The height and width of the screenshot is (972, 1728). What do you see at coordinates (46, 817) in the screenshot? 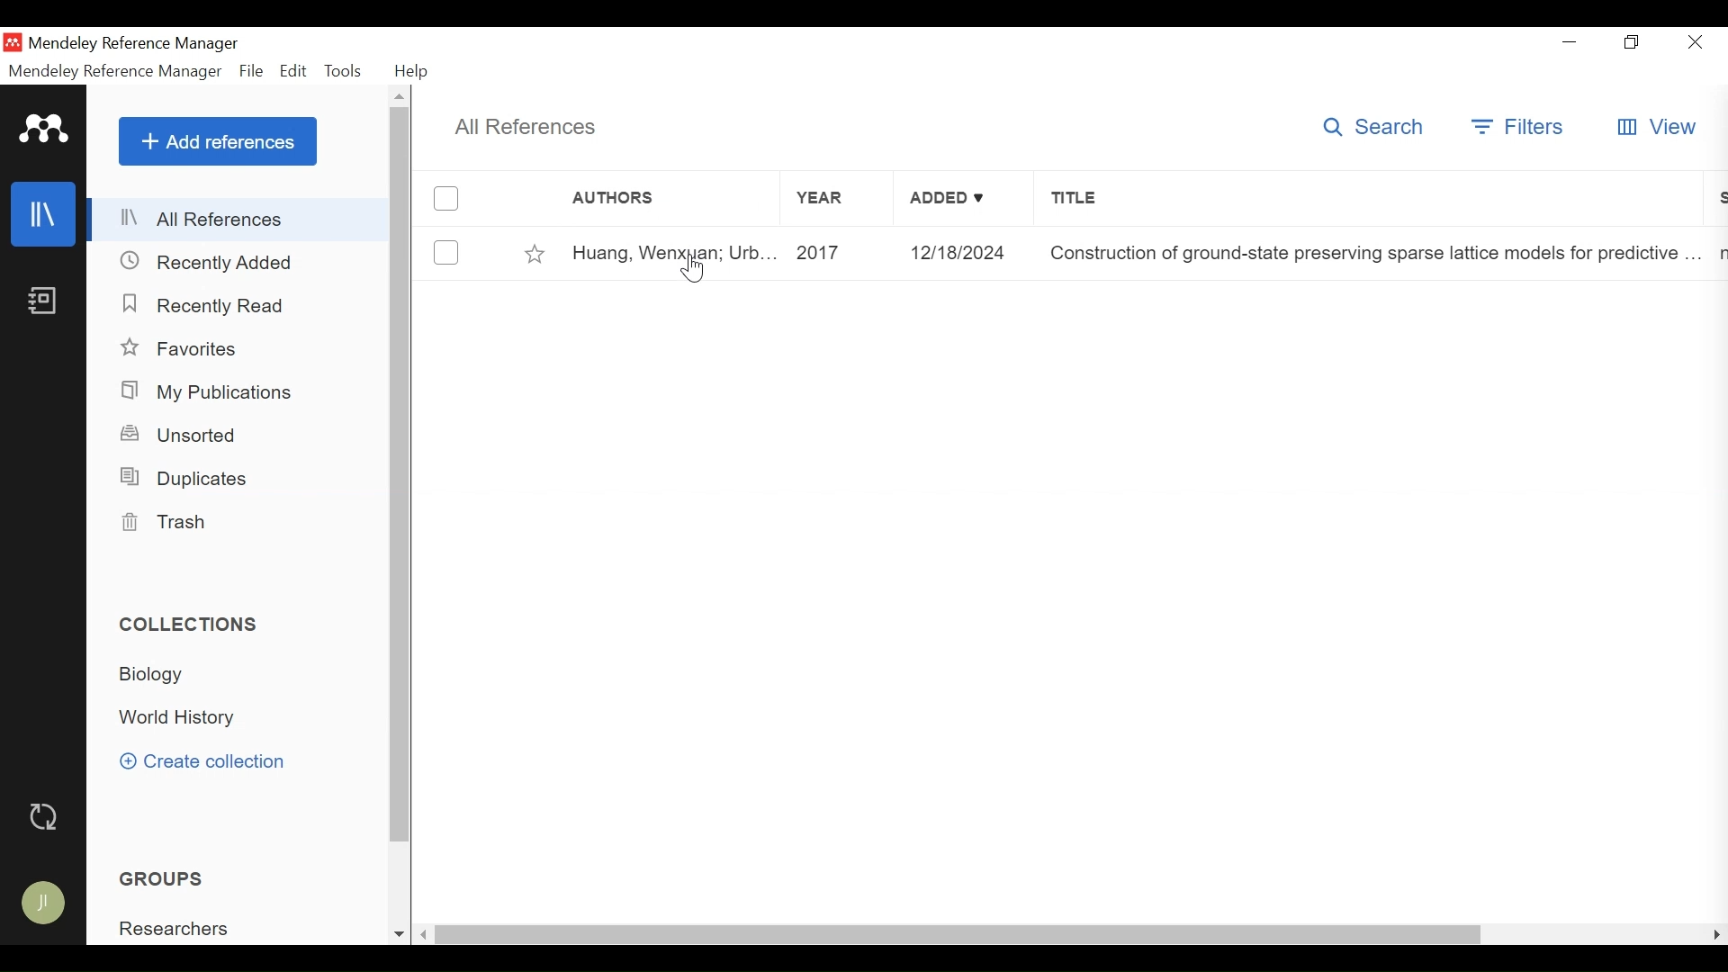
I see `Sync` at bounding box center [46, 817].